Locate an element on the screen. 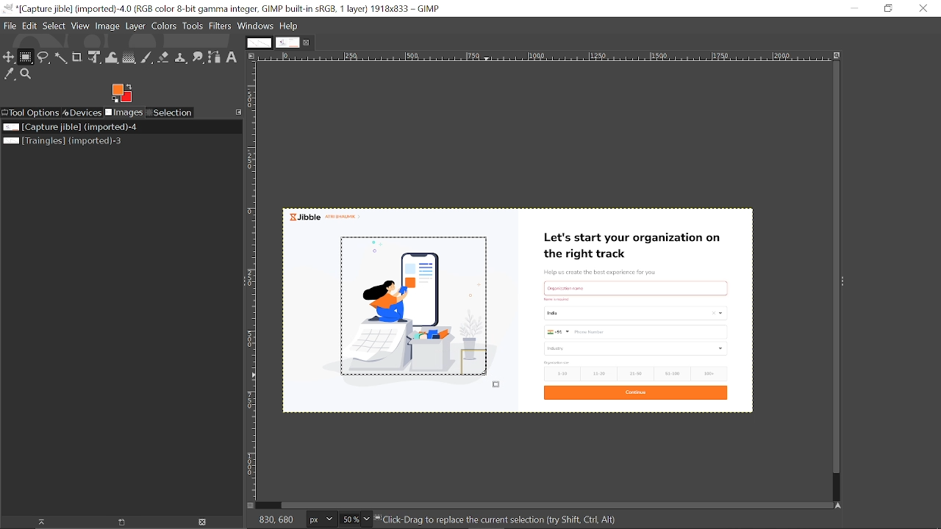  Navigate the image's display is located at coordinates (840, 505).